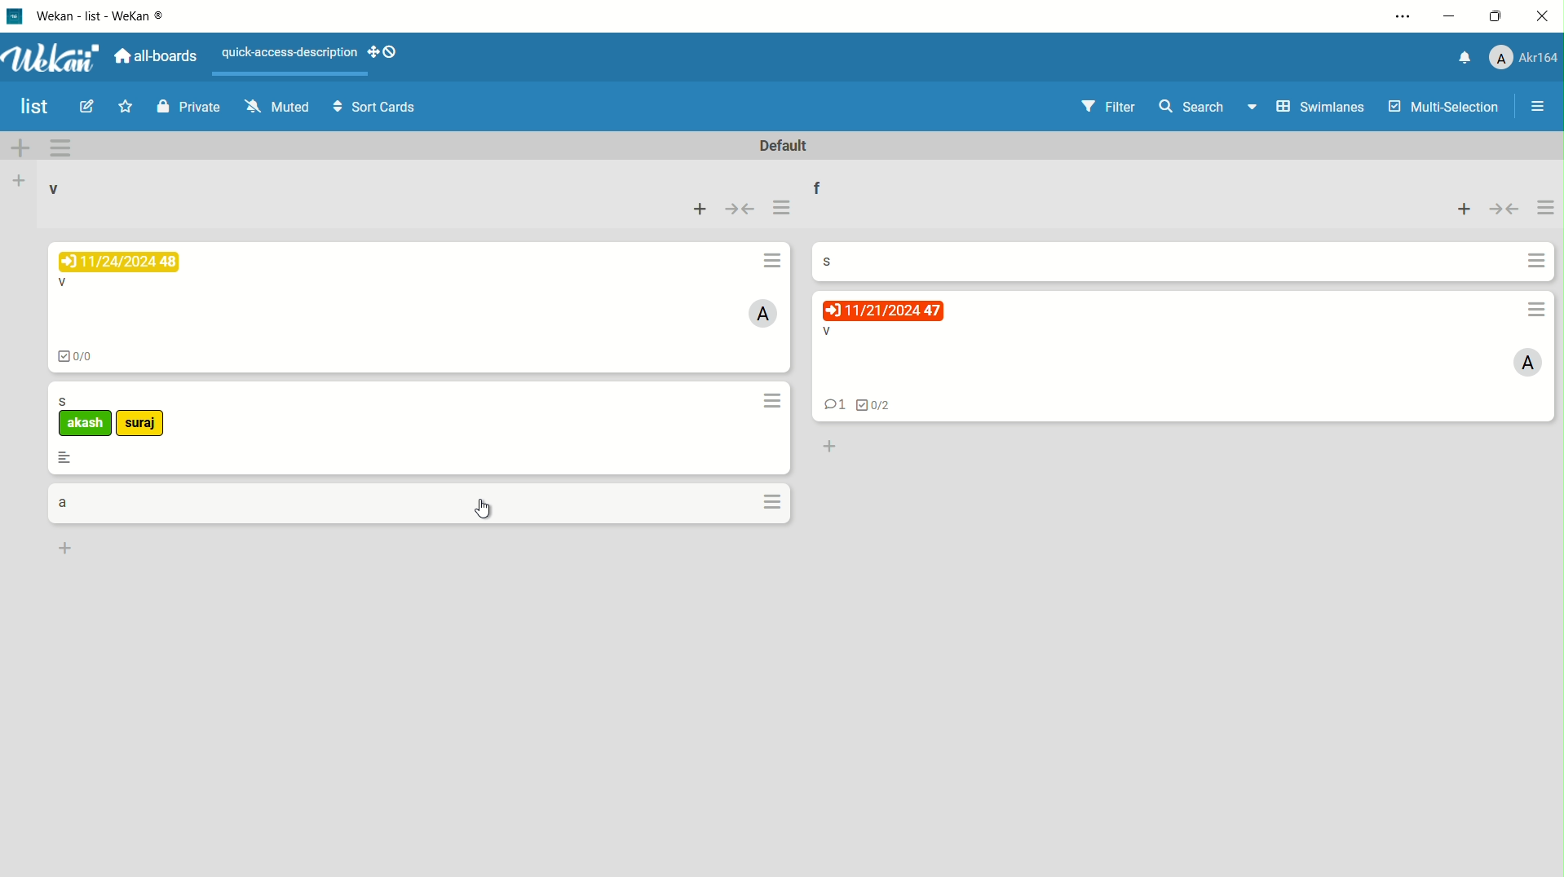  Describe the element at coordinates (1466, 209) in the screenshot. I see `add card to top of list` at that location.